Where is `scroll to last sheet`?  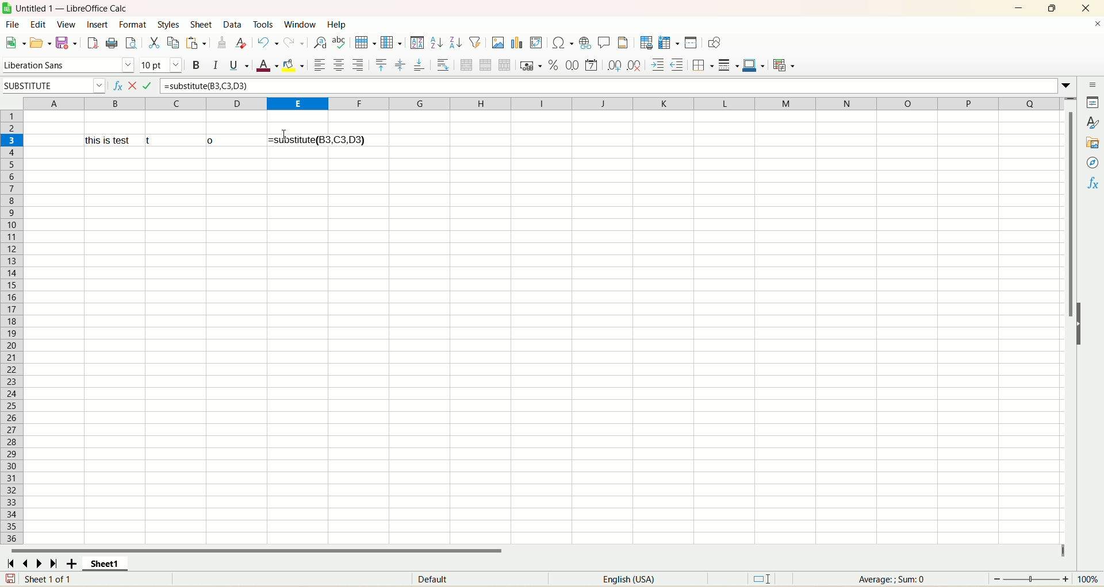
scroll to last sheet is located at coordinates (51, 561).